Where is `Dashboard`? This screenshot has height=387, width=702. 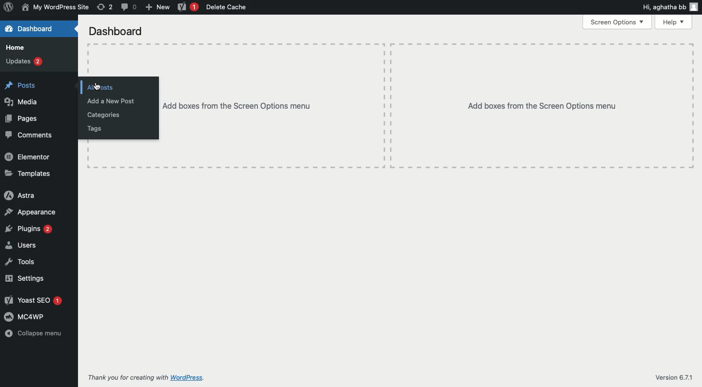
Dashboard is located at coordinates (116, 31).